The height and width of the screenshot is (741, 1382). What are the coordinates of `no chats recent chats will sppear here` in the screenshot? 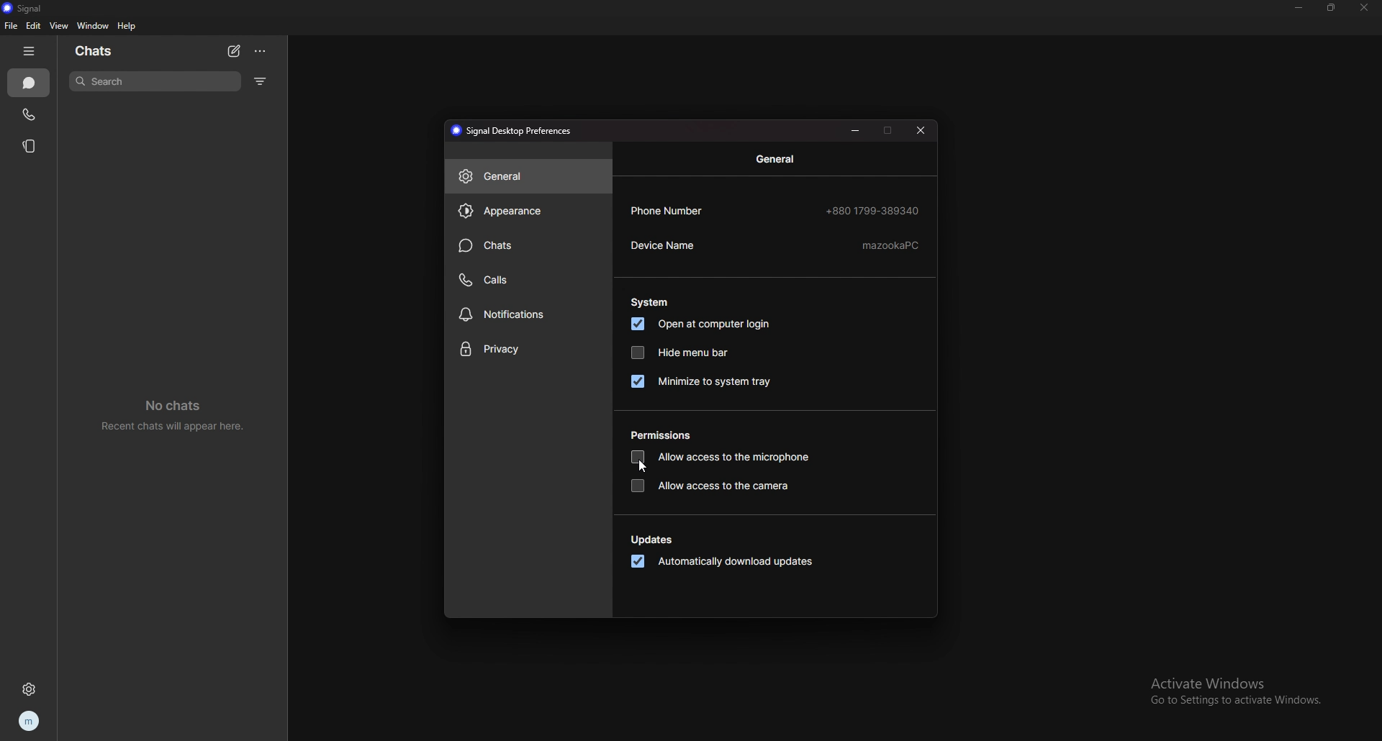 It's located at (171, 415).